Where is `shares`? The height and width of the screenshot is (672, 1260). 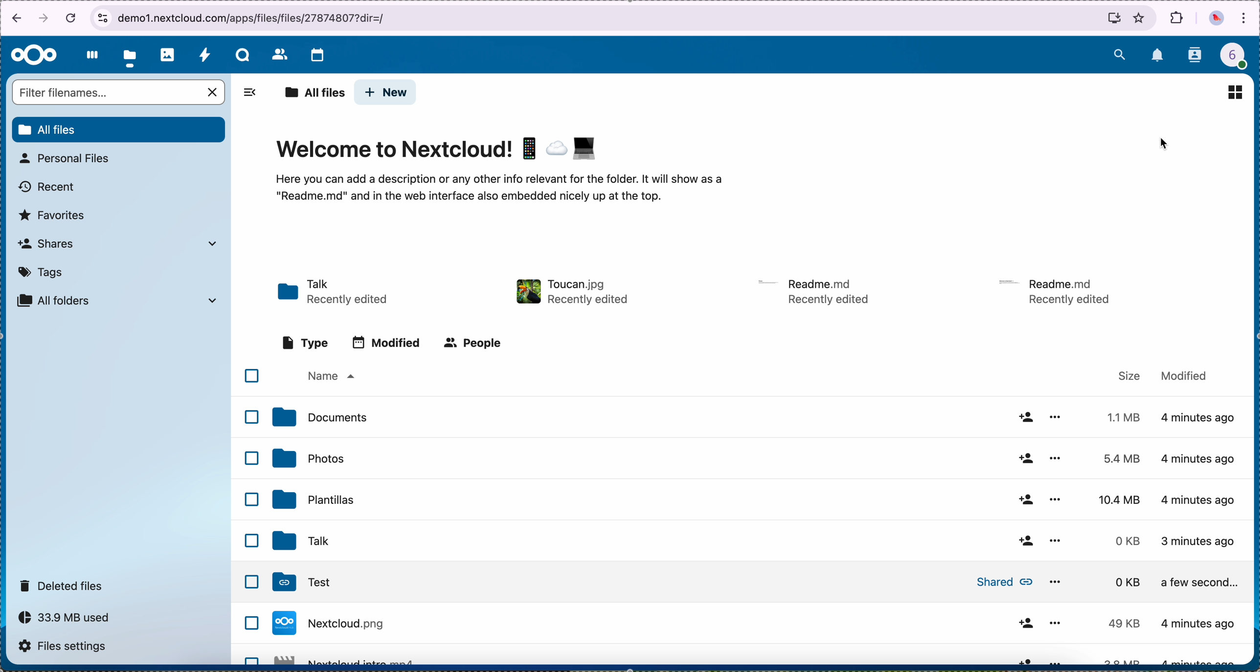
shares is located at coordinates (116, 243).